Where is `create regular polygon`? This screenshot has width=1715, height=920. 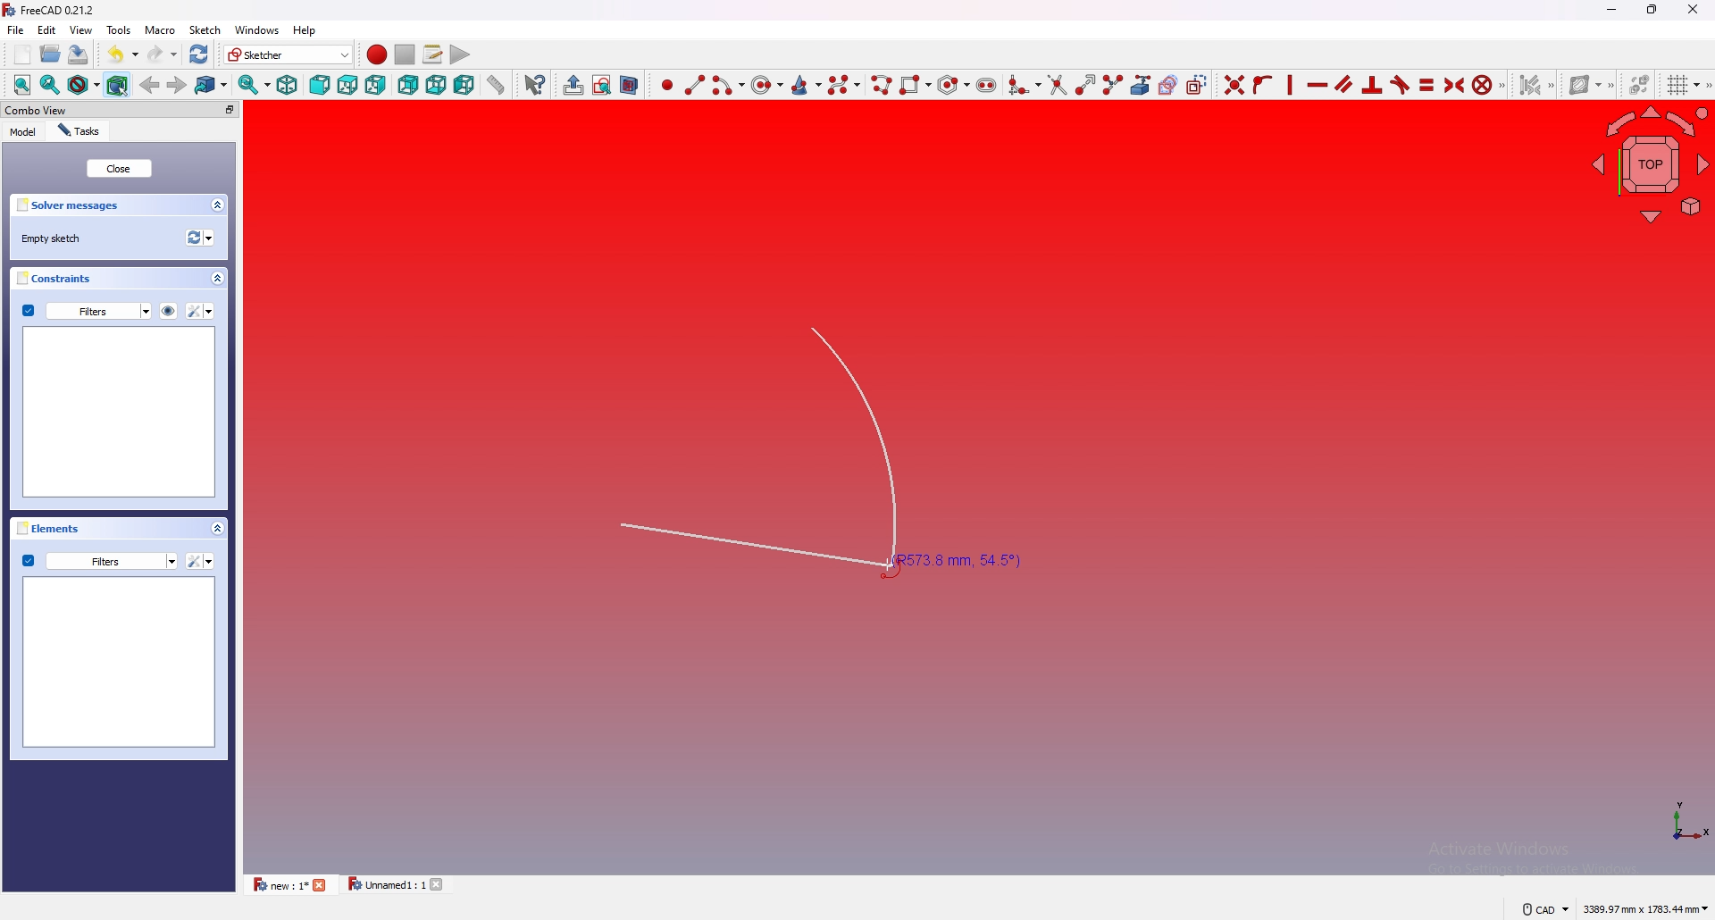 create regular polygon is located at coordinates (953, 85).